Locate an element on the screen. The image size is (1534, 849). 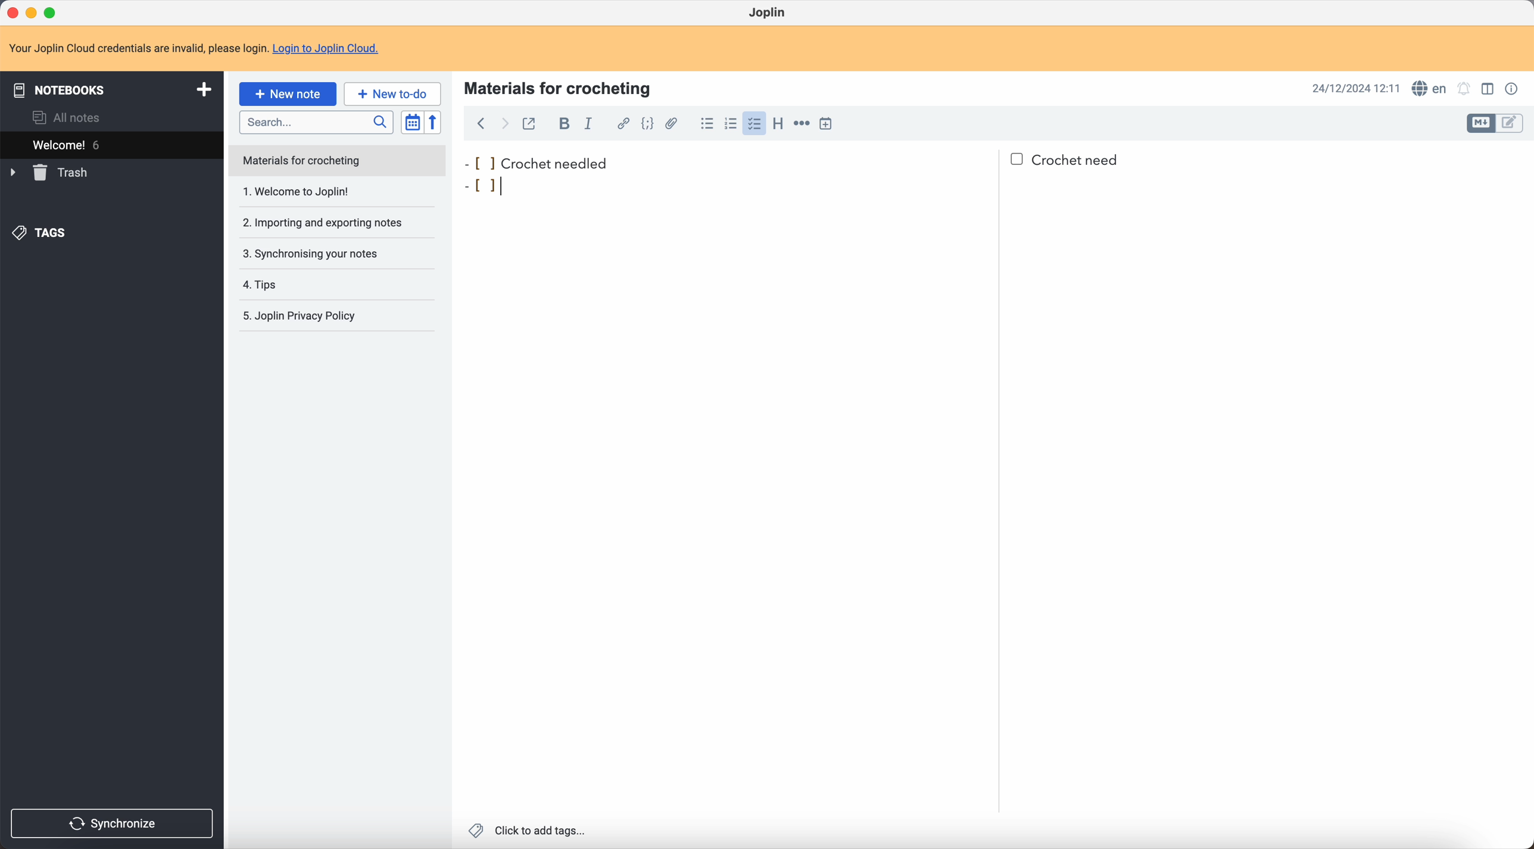
new to-do is located at coordinates (392, 93).